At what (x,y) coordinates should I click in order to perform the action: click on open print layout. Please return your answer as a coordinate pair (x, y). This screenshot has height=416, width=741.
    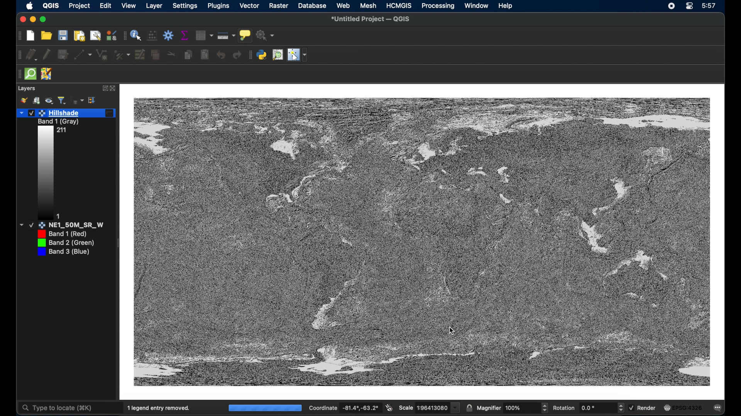
    Looking at the image, I should click on (79, 35).